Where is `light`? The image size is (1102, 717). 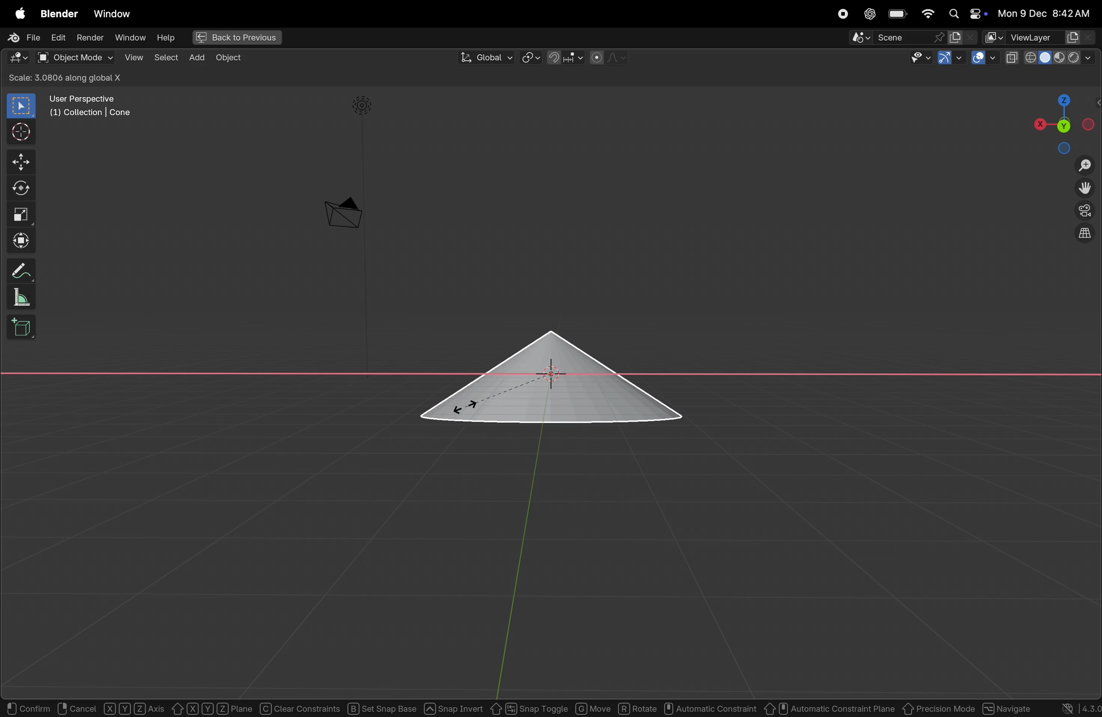 light is located at coordinates (364, 106).